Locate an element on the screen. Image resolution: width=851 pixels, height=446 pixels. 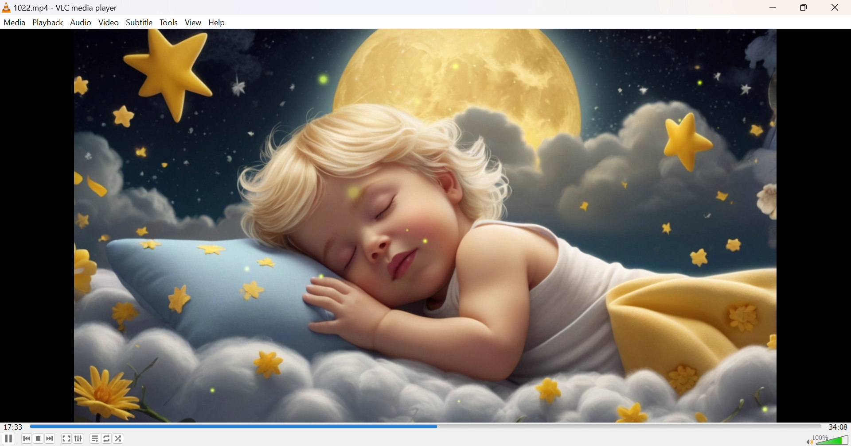
Random is located at coordinates (119, 438).